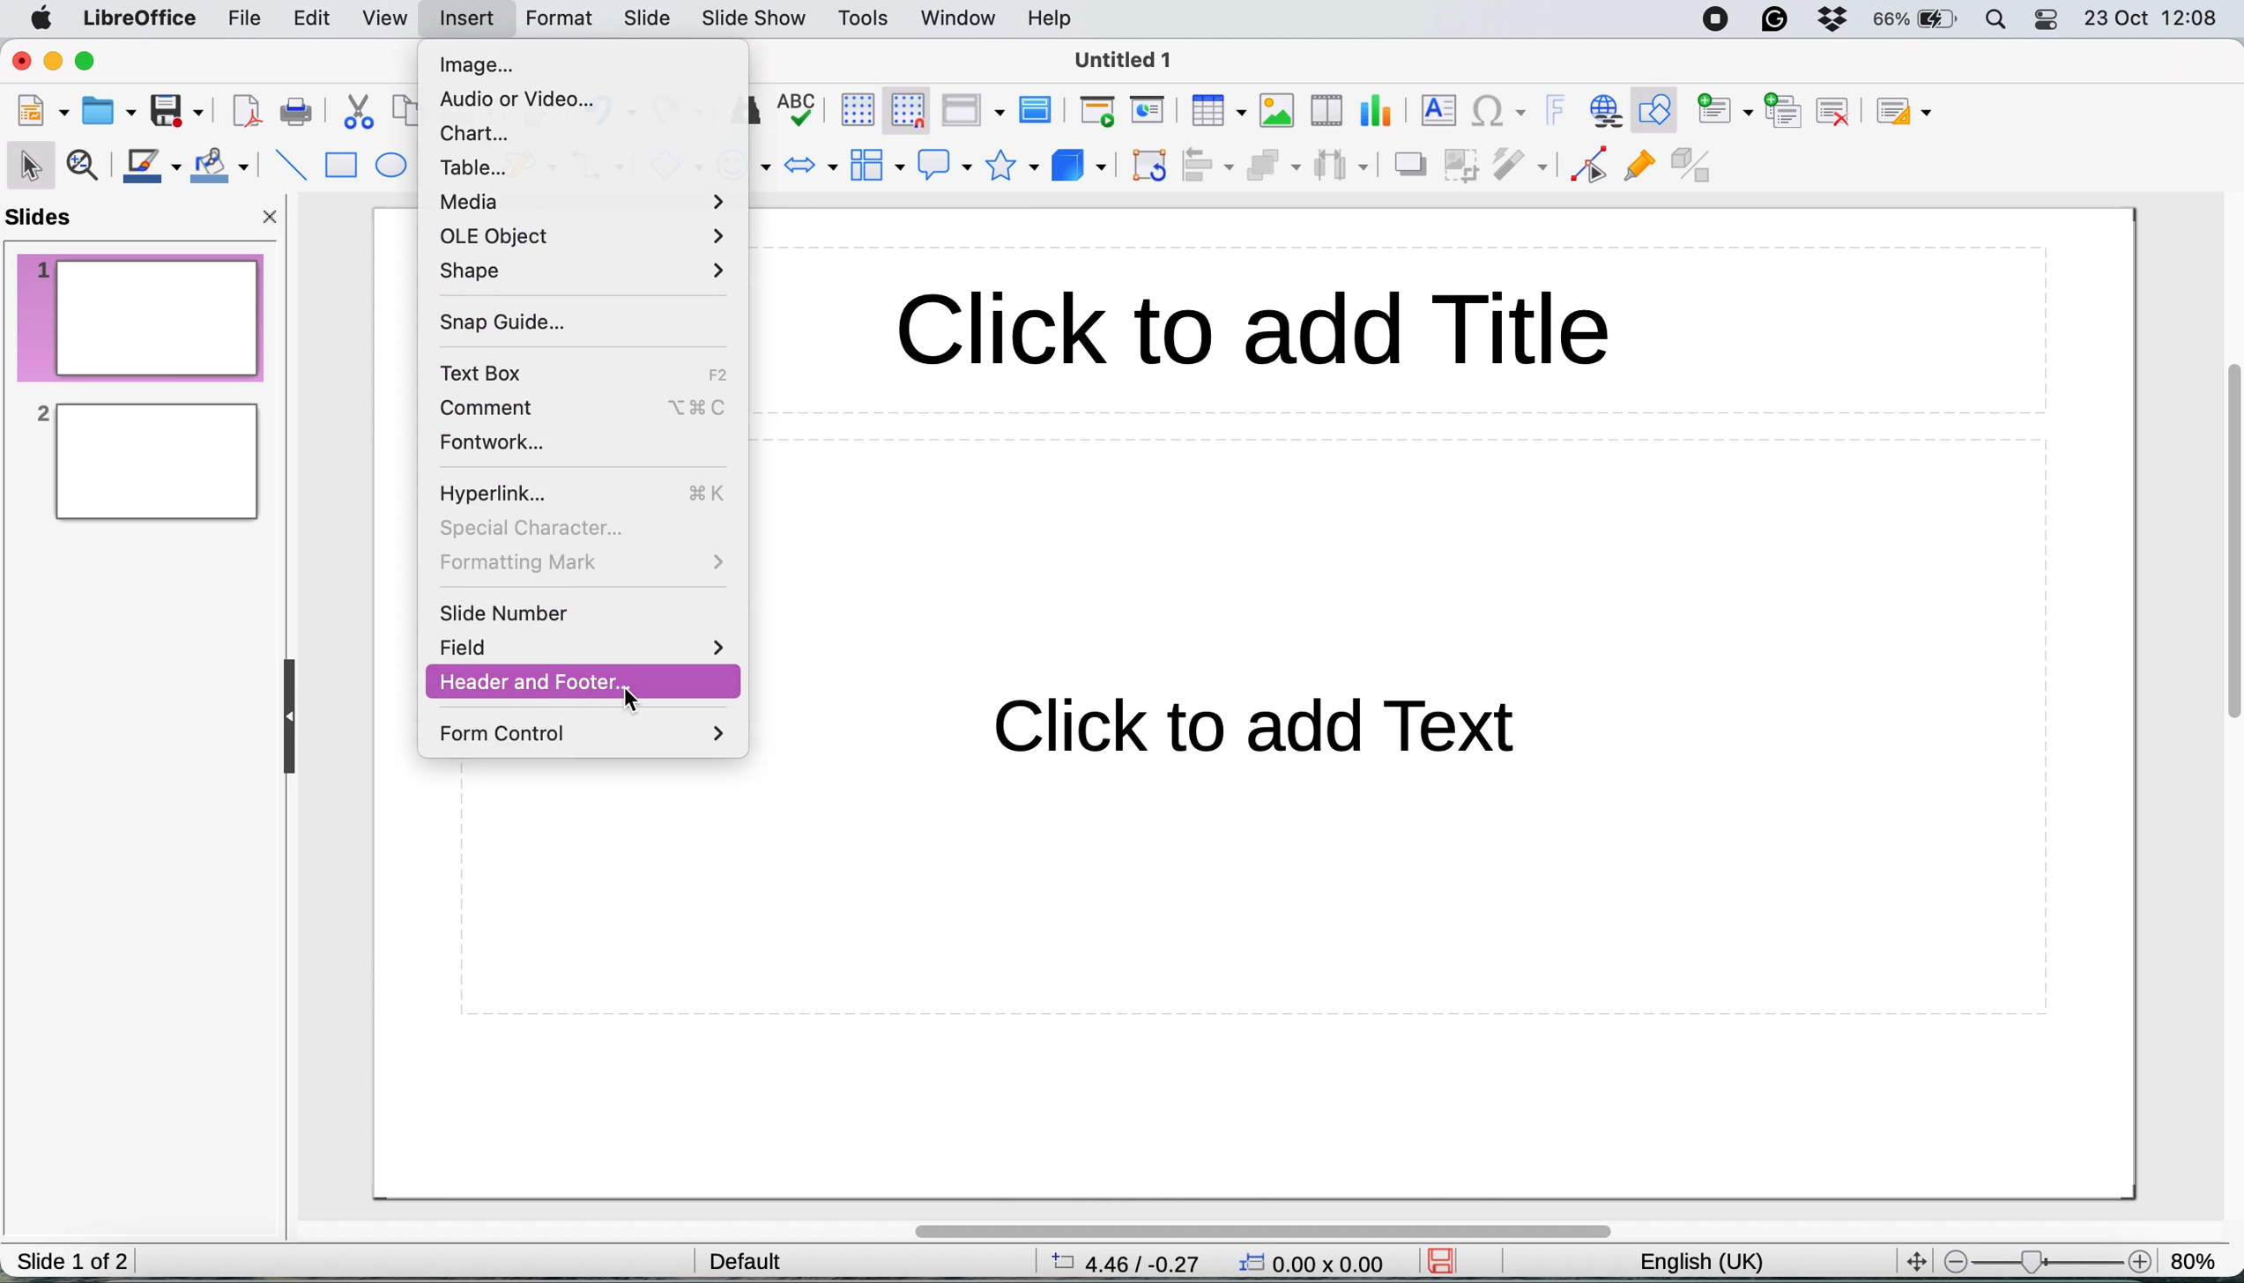 The image size is (2244, 1283). I want to click on close, so click(21, 61).